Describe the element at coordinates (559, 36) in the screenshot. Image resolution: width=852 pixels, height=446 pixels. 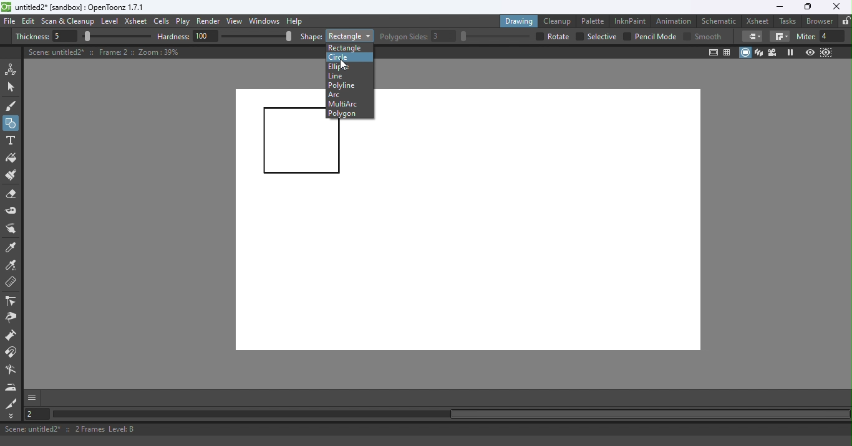
I see `over all` at that location.